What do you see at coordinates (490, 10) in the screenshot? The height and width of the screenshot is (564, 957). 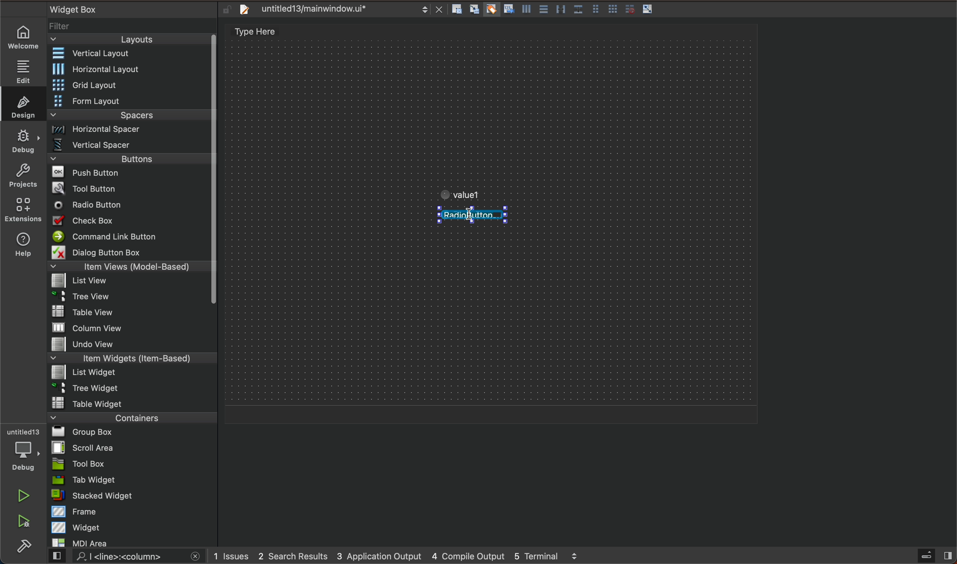 I see `` at bounding box center [490, 10].